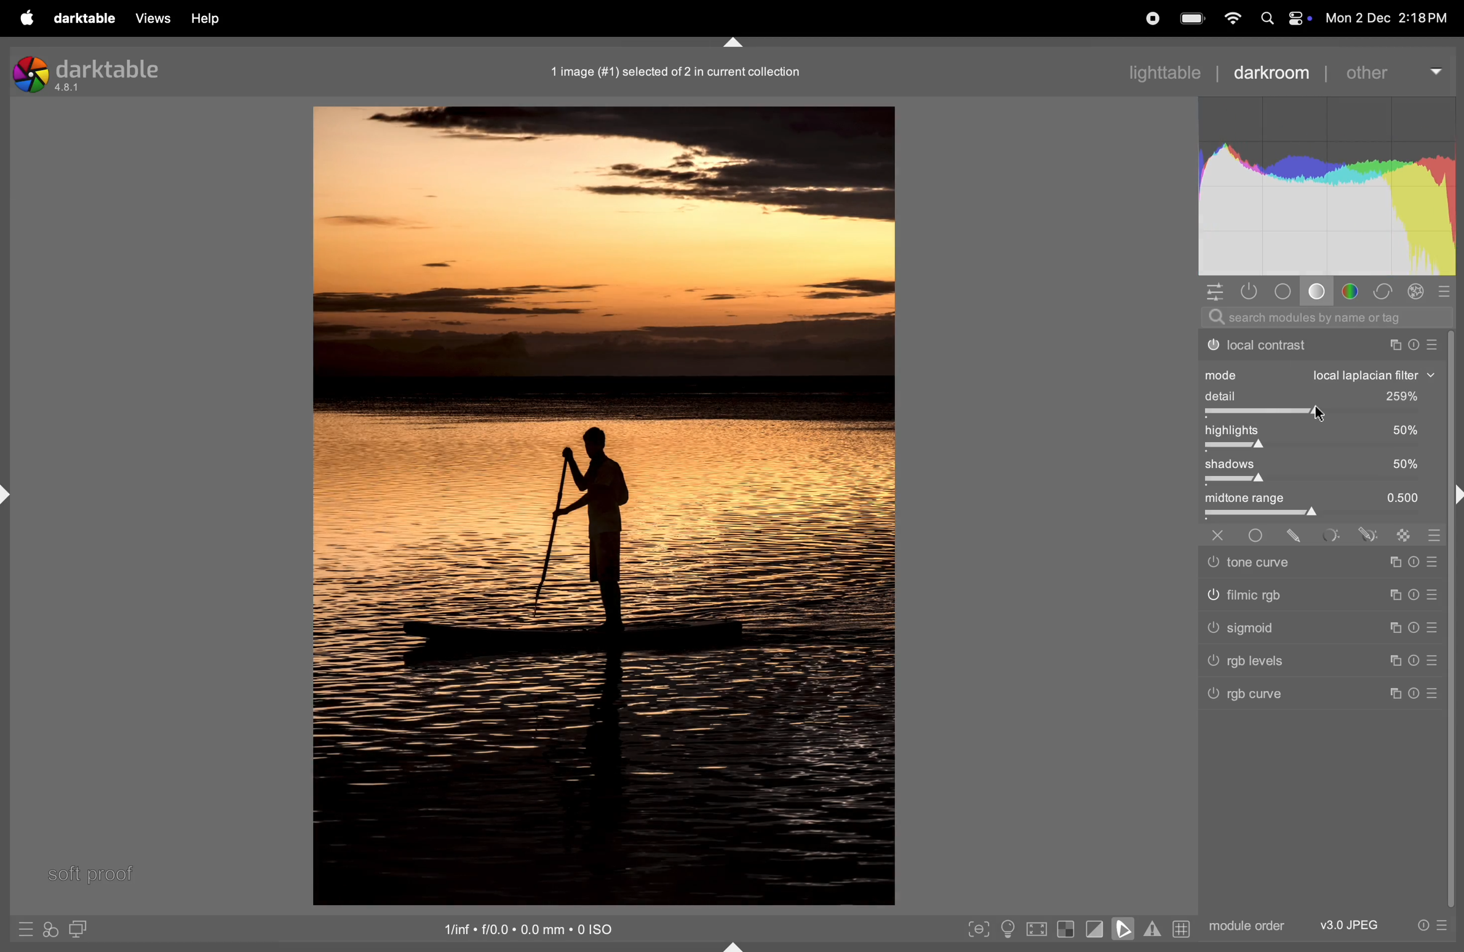 The image size is (1464, 952). Describe the element at coordinates (1347, 925) in the screenshot. I see `v3 jpeg` at that location.